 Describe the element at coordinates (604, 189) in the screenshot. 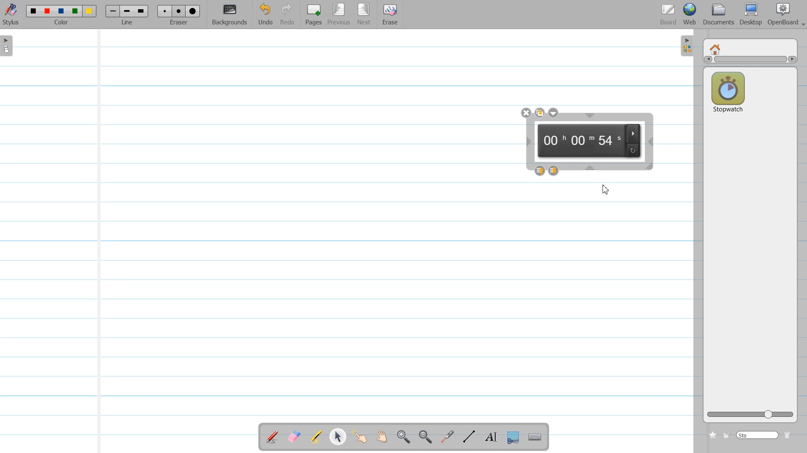

I see `Cursor` at that location.